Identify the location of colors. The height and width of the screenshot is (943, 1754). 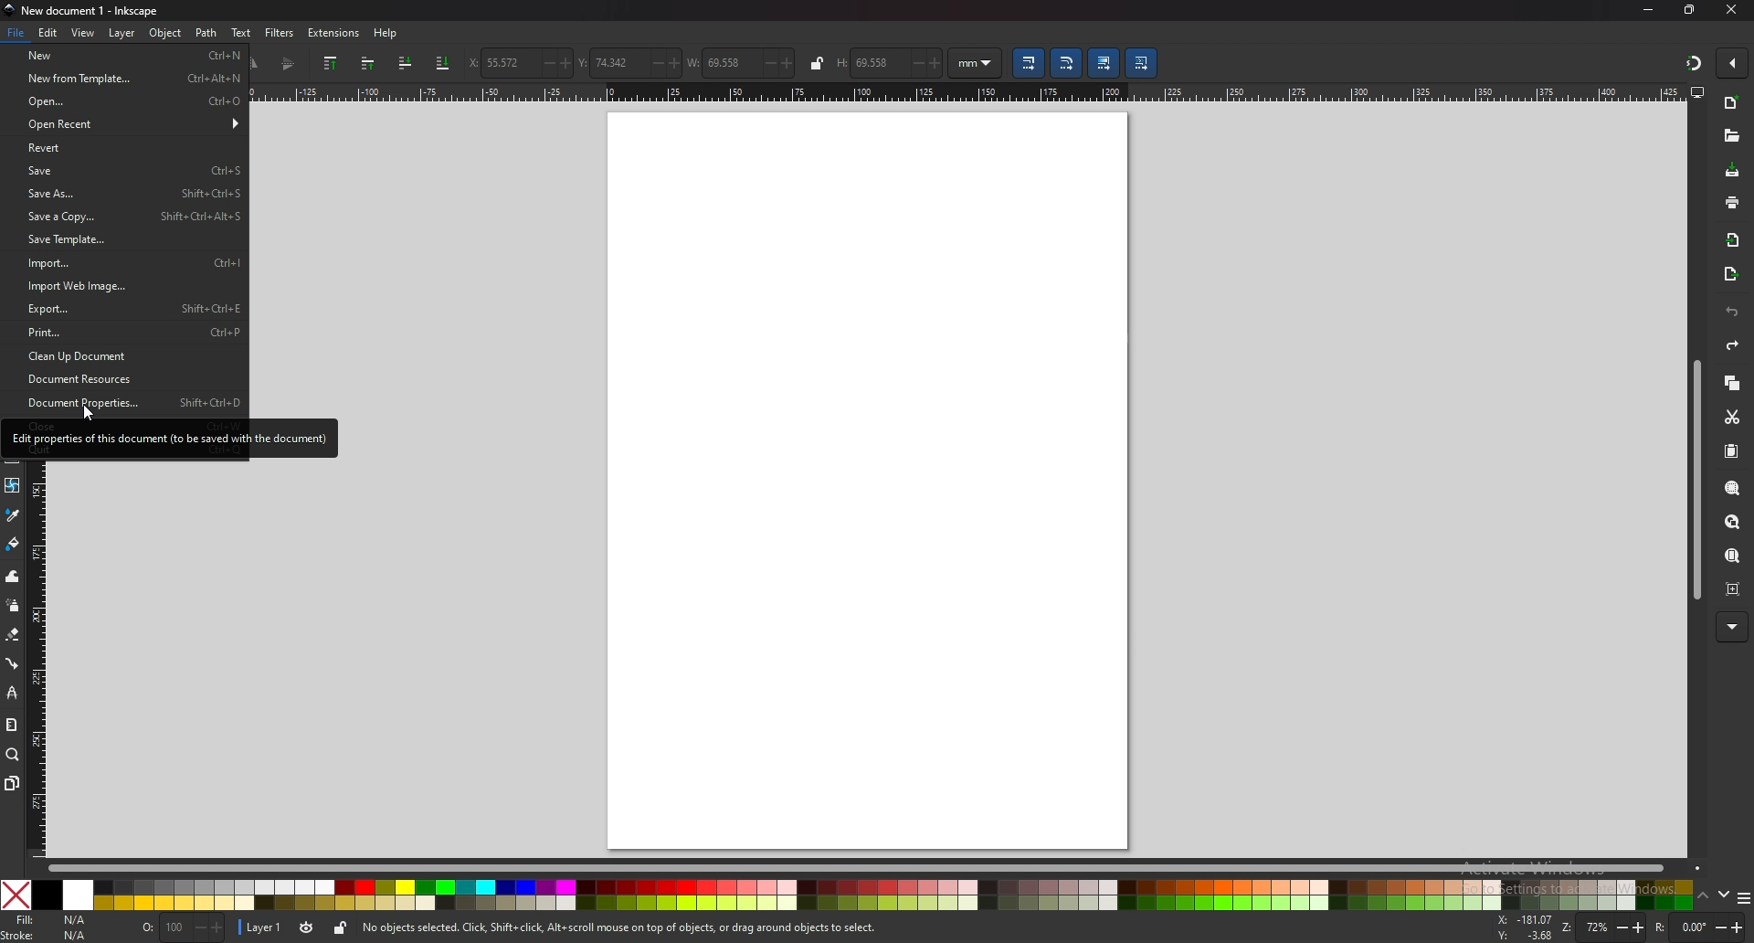
(864, 895).